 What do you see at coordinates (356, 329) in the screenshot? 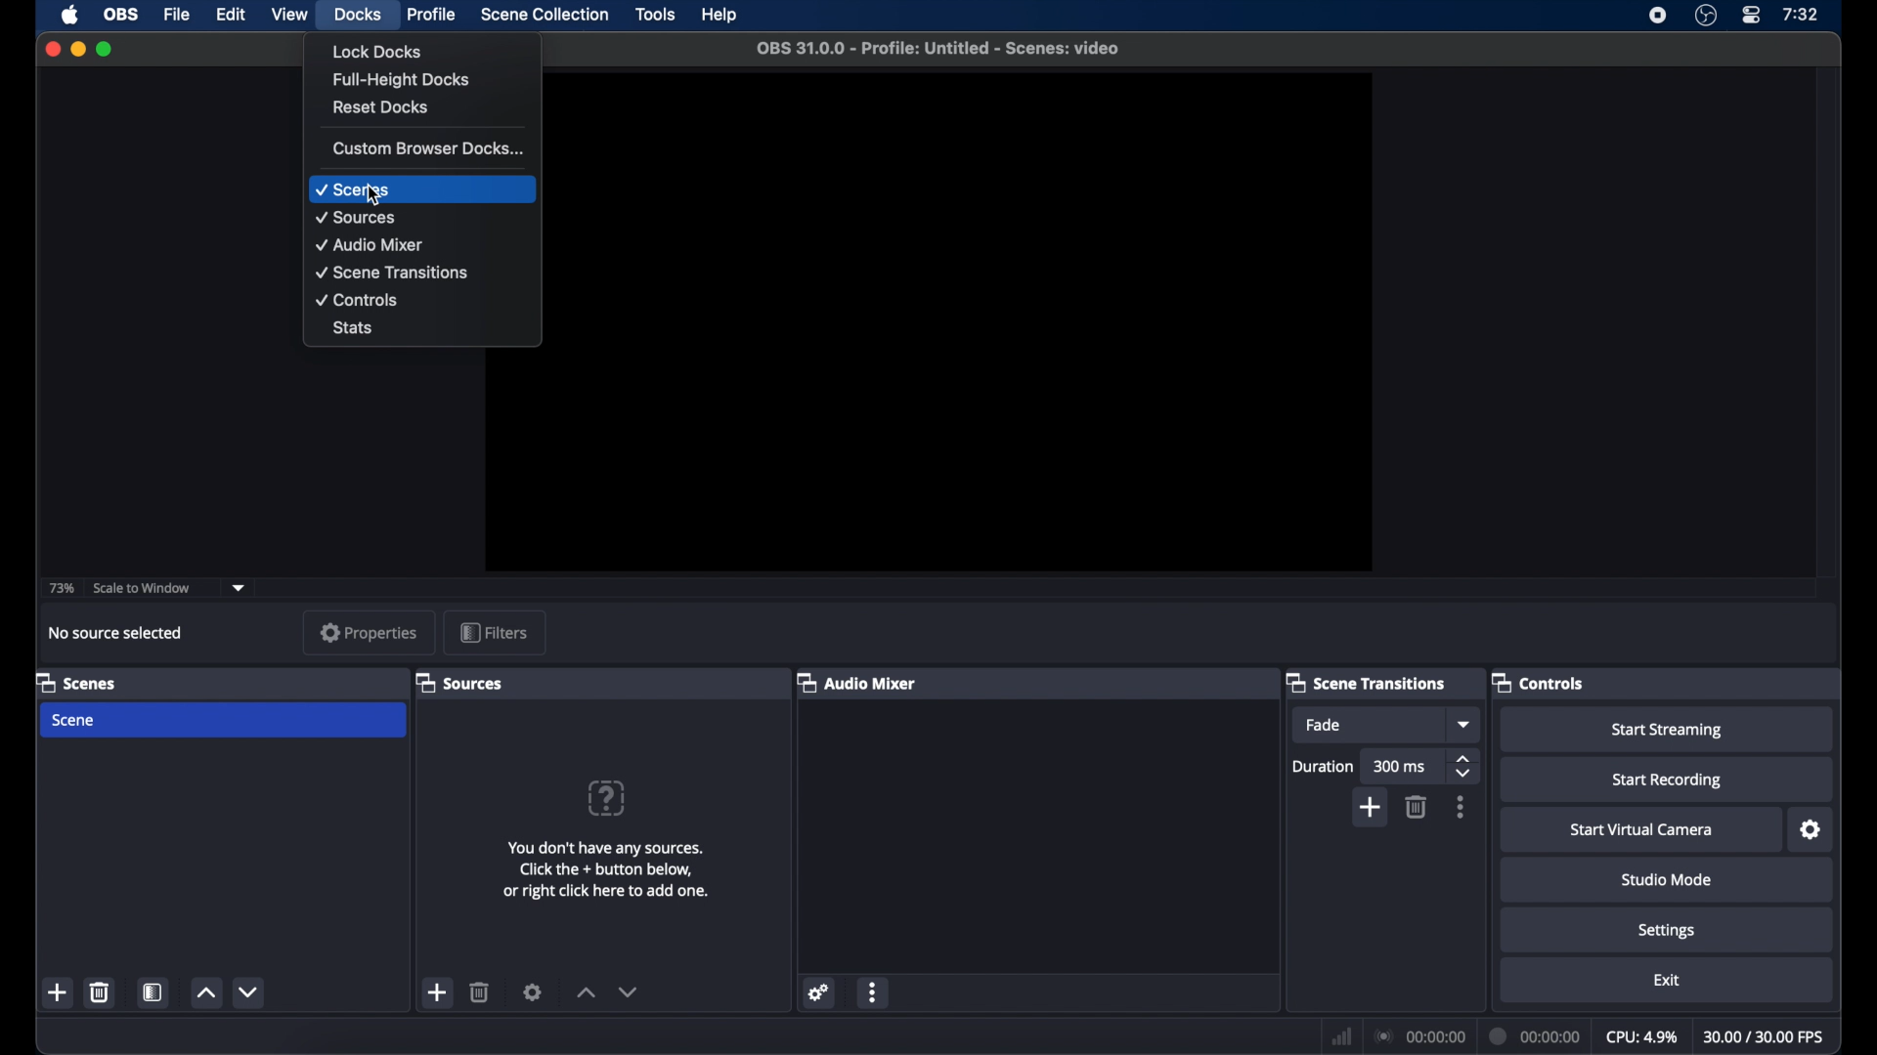
I see `stats` at bounding box center [356, 329].